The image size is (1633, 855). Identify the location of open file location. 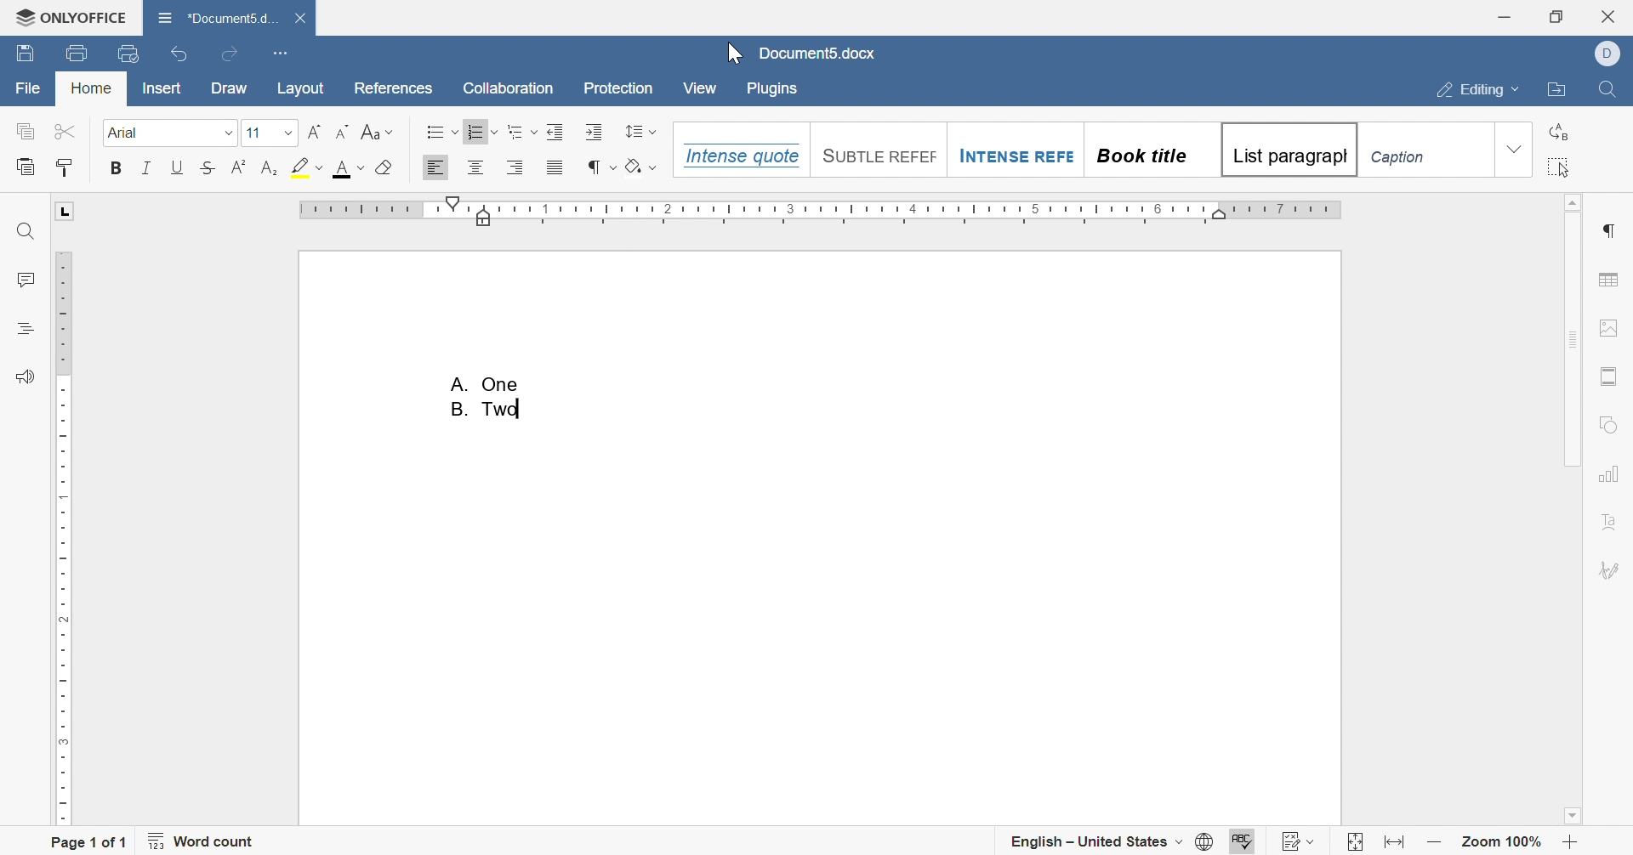
(1556, 91).